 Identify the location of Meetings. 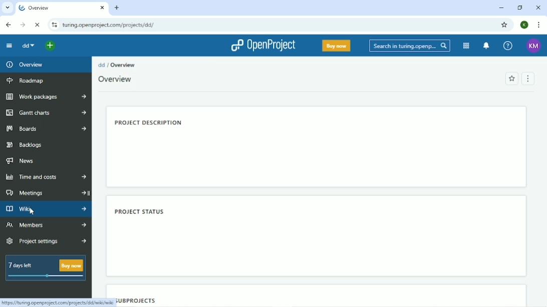
(46, 193).